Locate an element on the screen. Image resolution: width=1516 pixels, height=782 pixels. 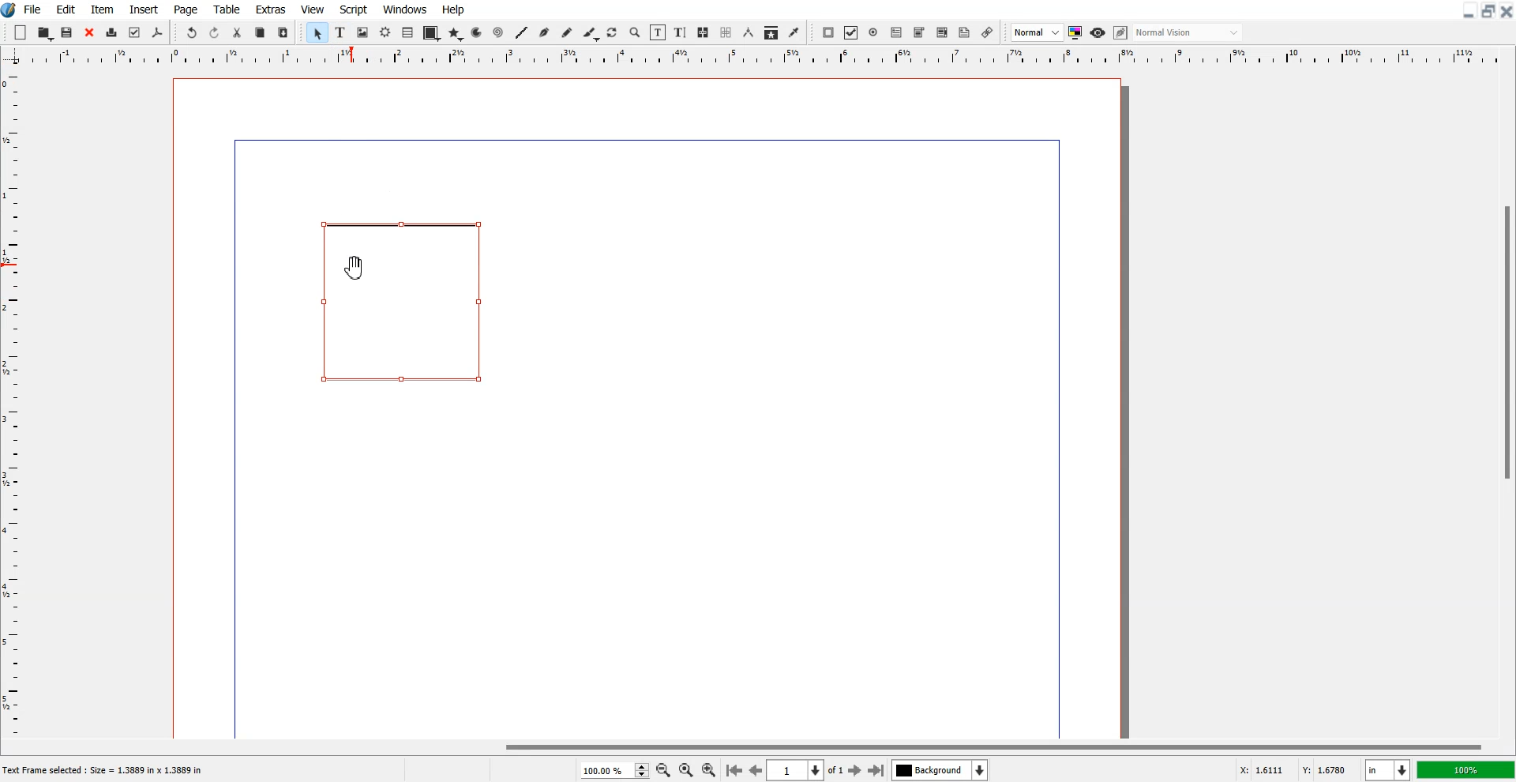
Go to Last Page is located at coordinates (876, 771).